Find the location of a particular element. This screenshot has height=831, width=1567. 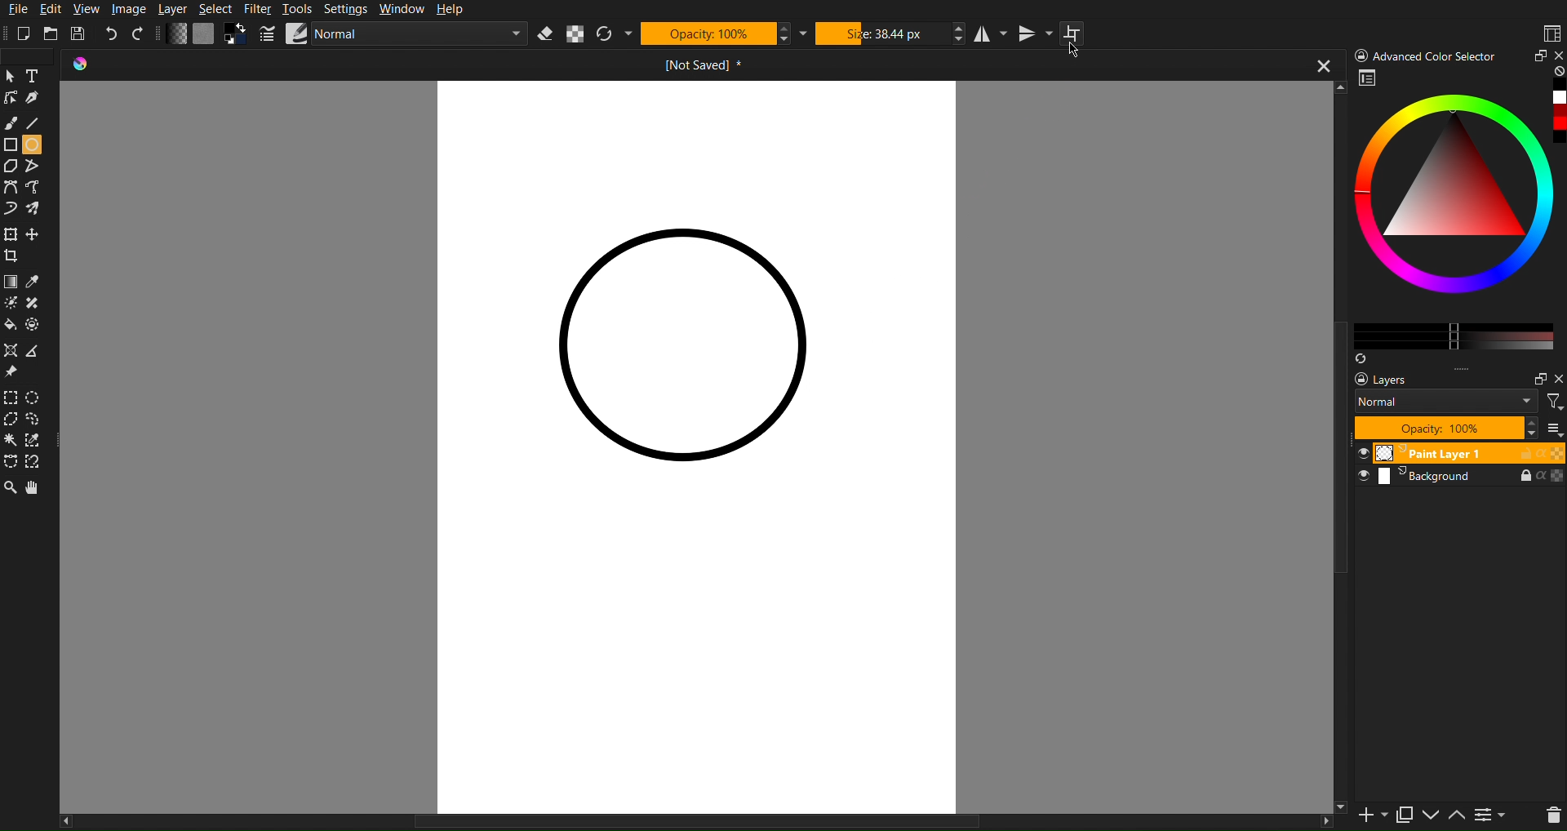

Curve  tool is located at coordinates (36, 189).